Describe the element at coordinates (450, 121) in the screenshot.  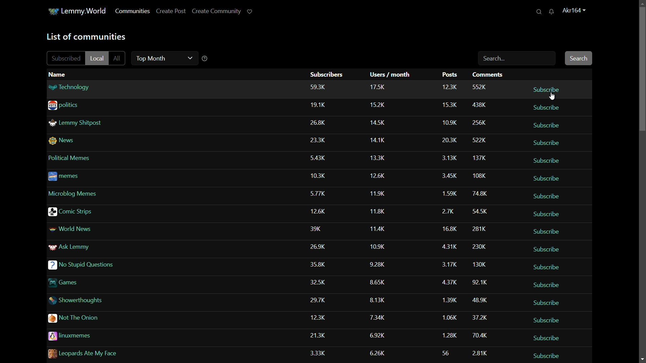
I see `posts` at that location.